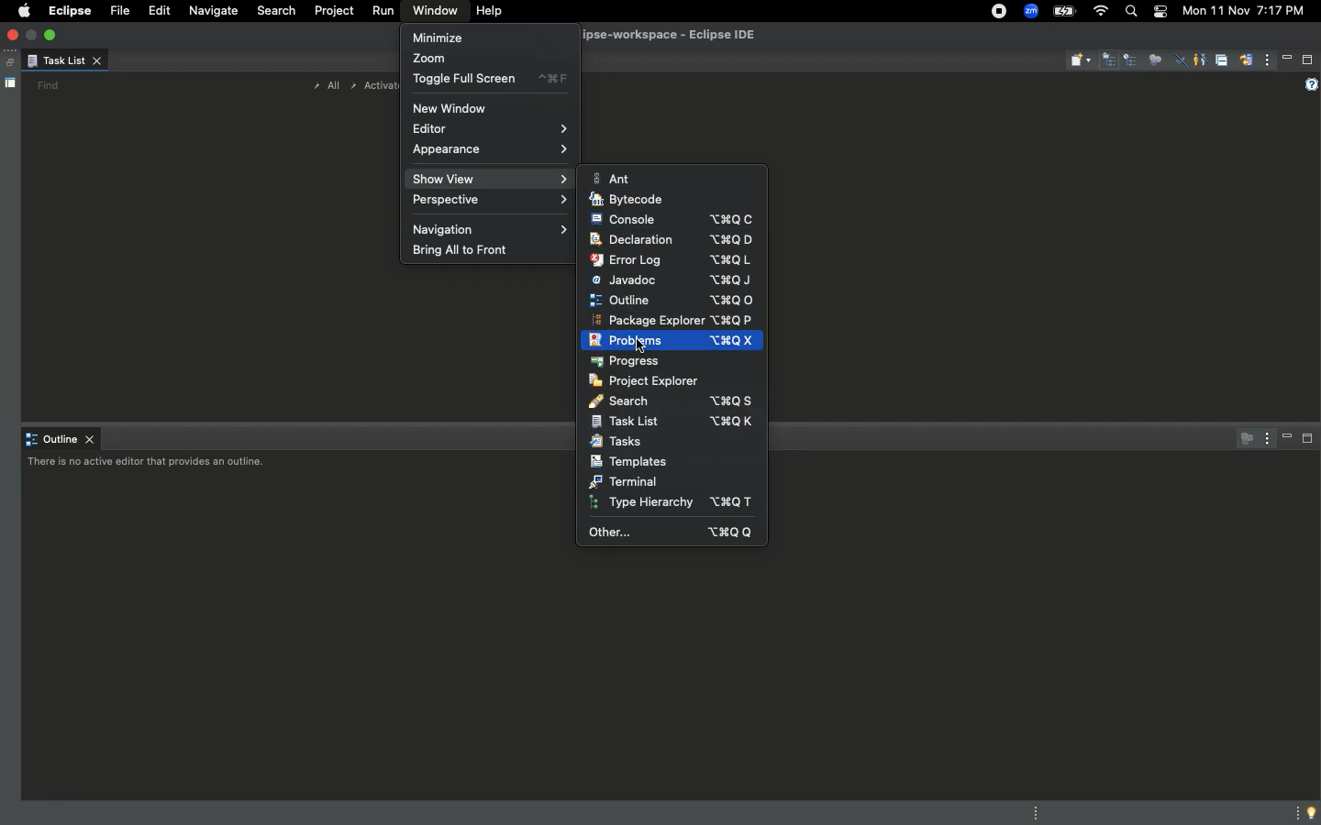 This screenshot has height=825, width=1321. What do you see at coordinates (1158, 11) in the screenshot?
I see `Notification ` at bounding box center [1158, 11].